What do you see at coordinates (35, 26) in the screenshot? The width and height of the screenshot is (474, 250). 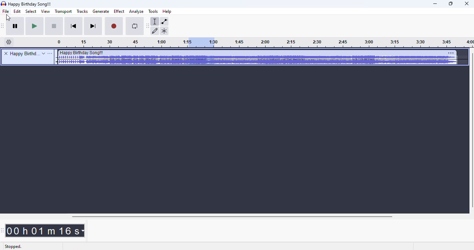 I see `play` at bounding box center [35, 26].